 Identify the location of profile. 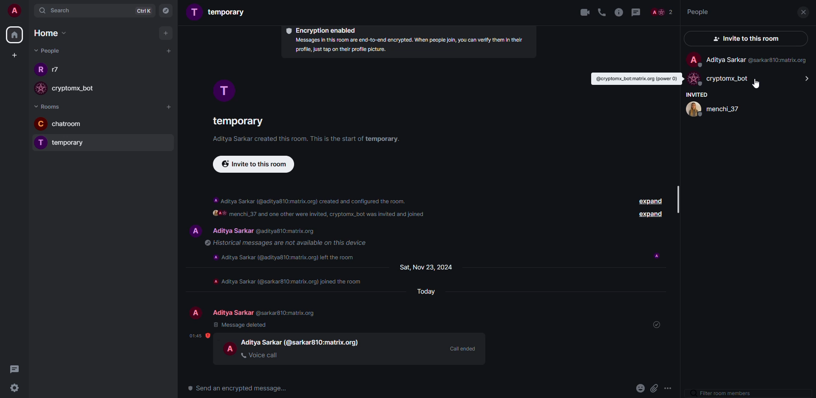
(230, 348).